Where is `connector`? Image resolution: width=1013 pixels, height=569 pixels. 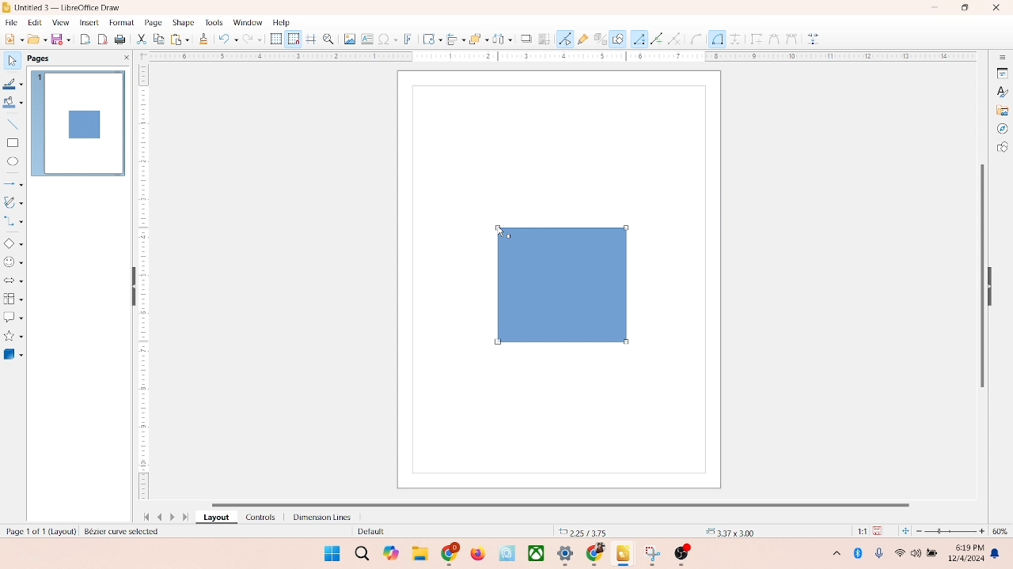 connector is located at coordinates (14, 221).